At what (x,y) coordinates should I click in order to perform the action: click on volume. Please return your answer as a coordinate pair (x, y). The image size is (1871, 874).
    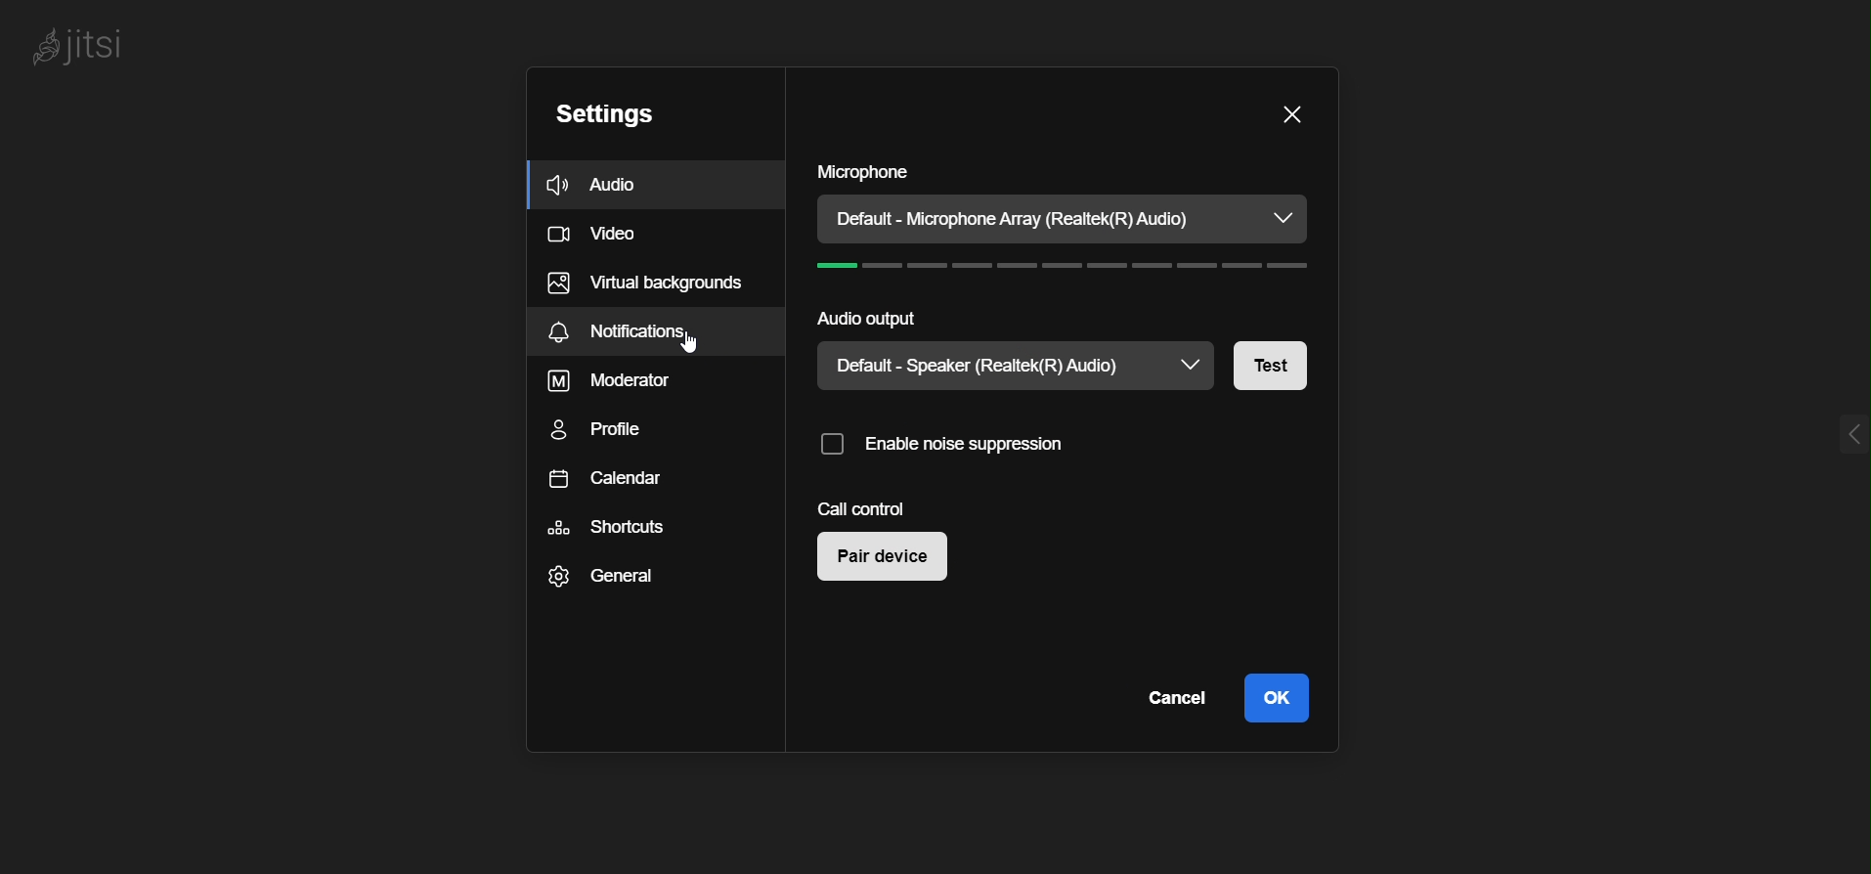
    Looking at the image, I should click on (1065, 265).